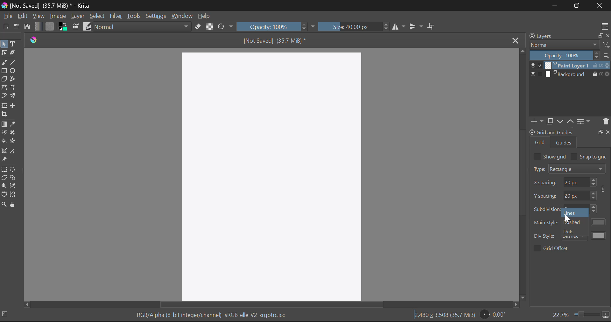 This screenshot has height=322, width=611. What do you see at coordinates (27, 25) in the screenshot?
I see `Save` at bounding box center [27, 25].